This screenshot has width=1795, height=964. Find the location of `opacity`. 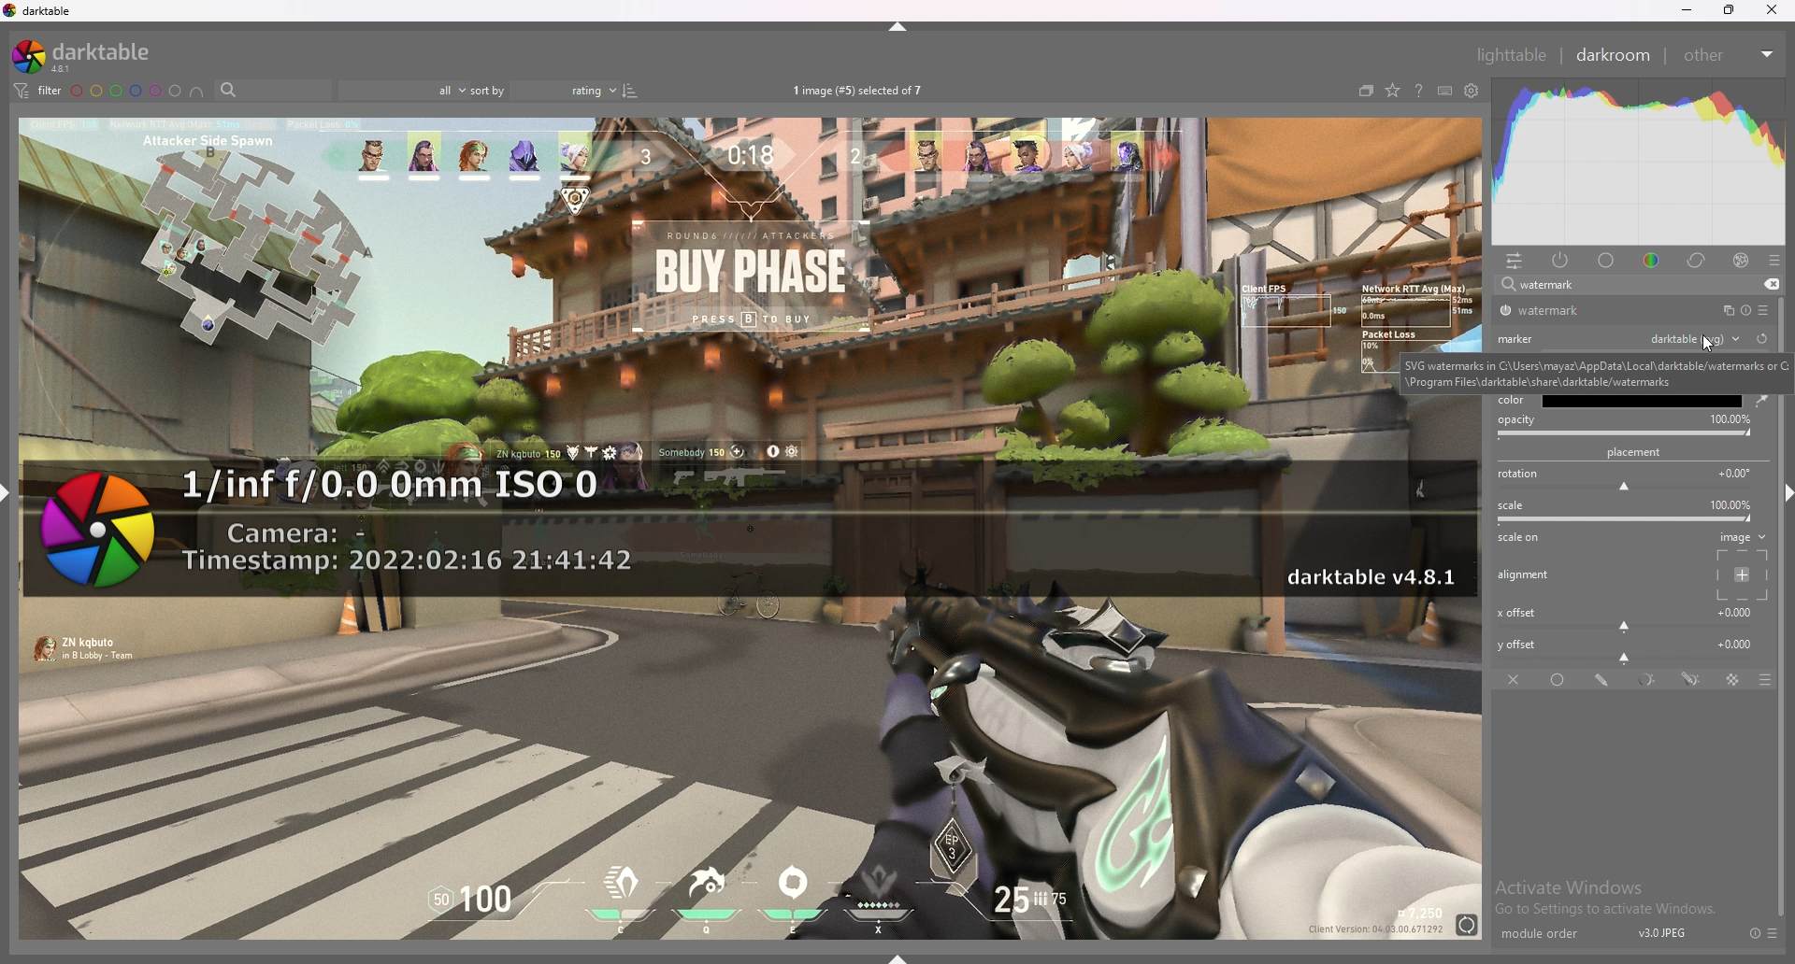

opacity is located at coordinates (1627, 426).